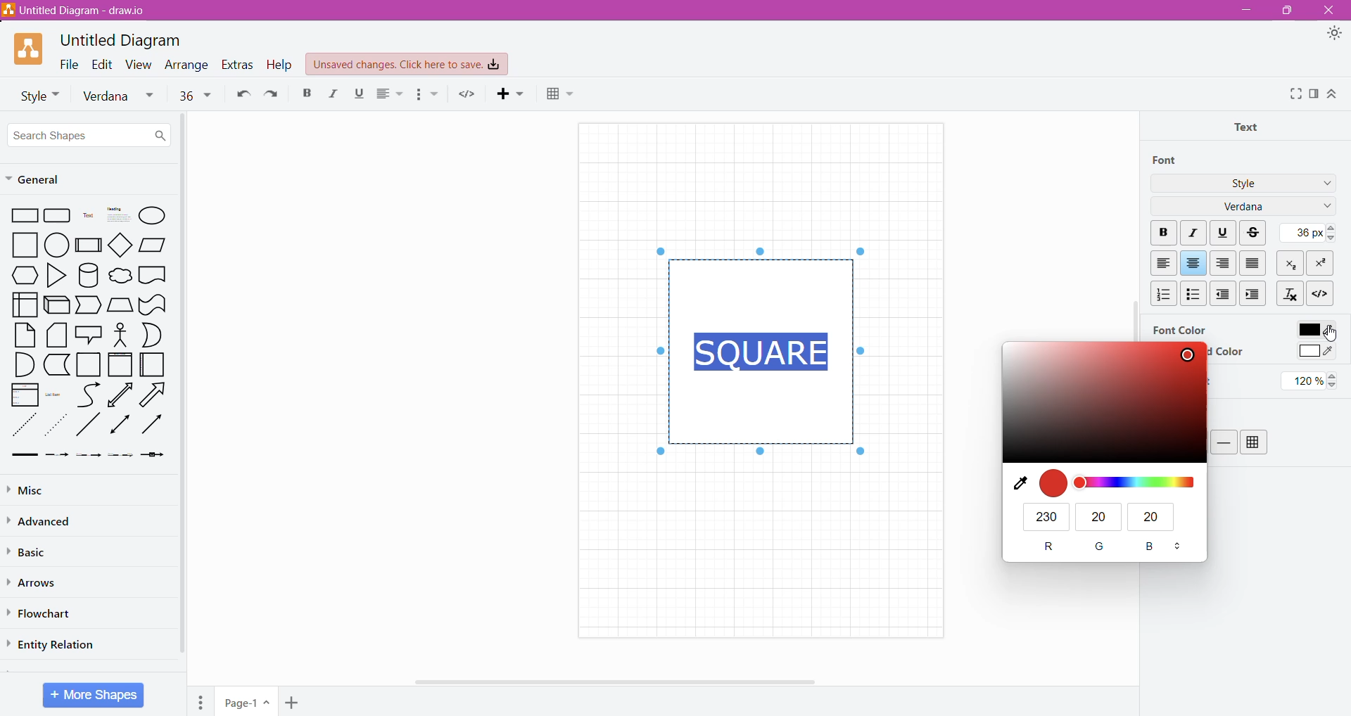 The width and height of the screenshot is (1351, 716). What do you see at coordinates (1163, 263) in the screenshot?
I see `Left` at bounding box center [1163, 263].